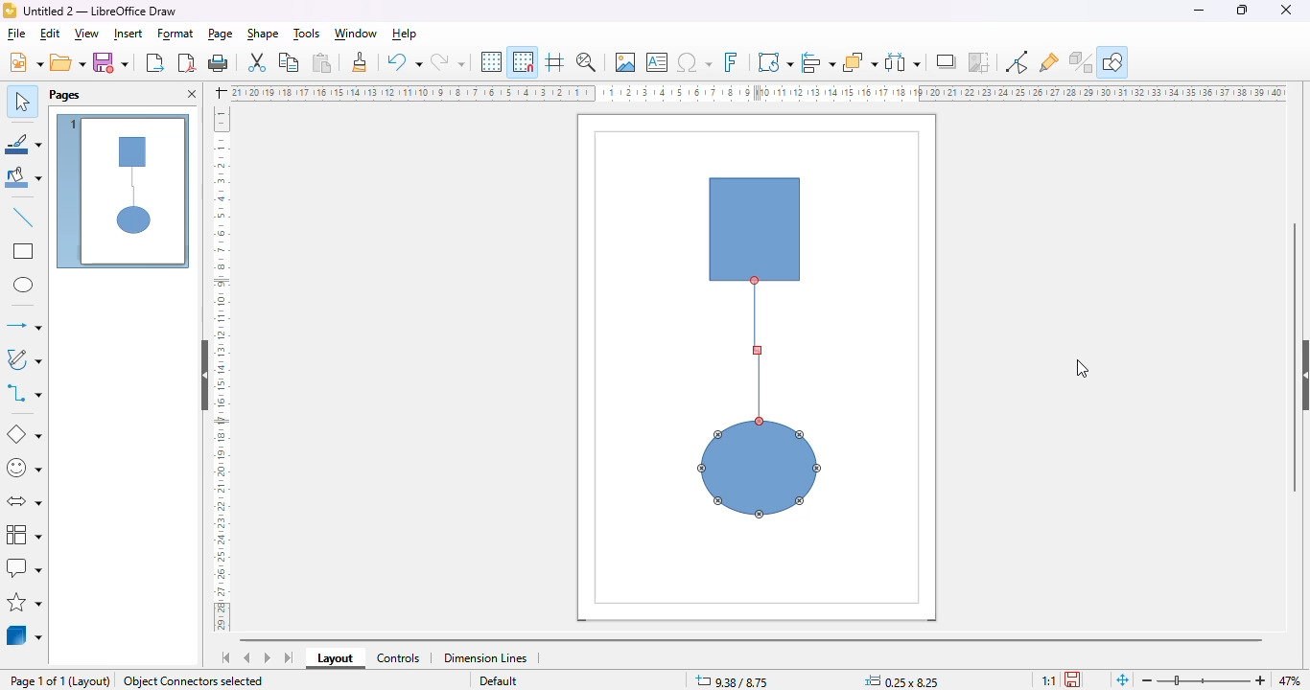  I want to click on view, so click(87, 34).